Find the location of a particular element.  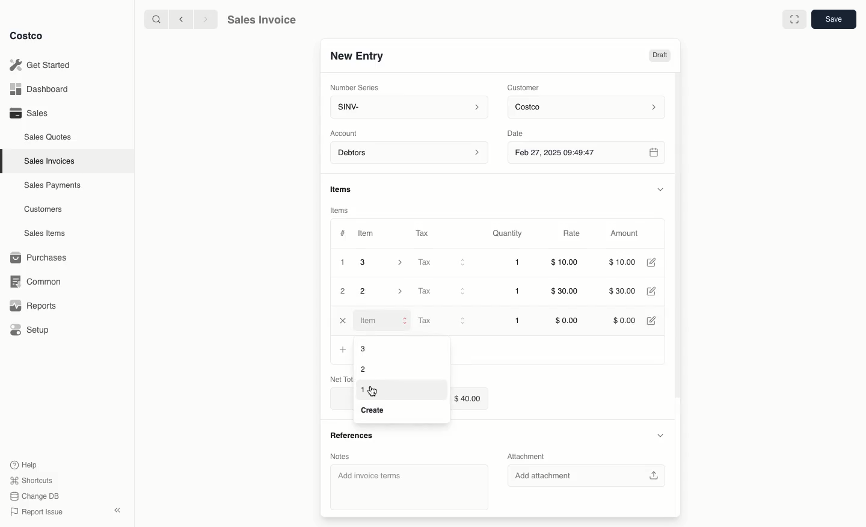

3 is located at coordinates (374, 349).